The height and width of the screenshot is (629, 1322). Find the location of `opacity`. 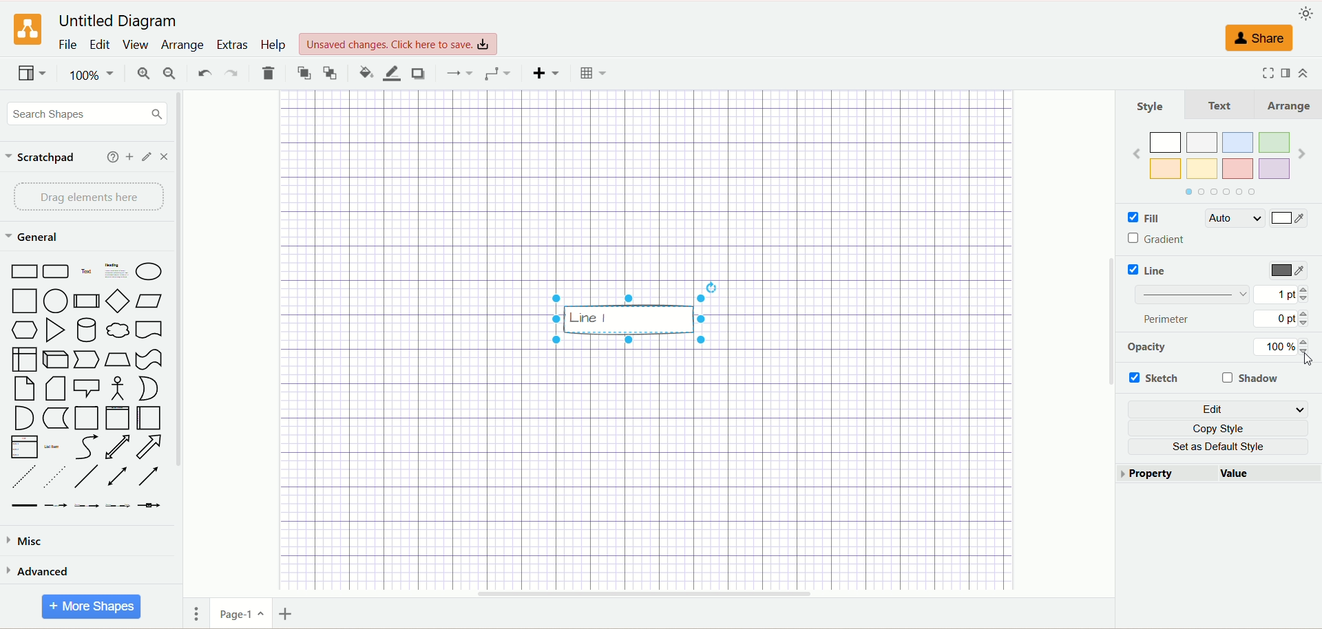

opacity is located at coordinates (1145, 348).